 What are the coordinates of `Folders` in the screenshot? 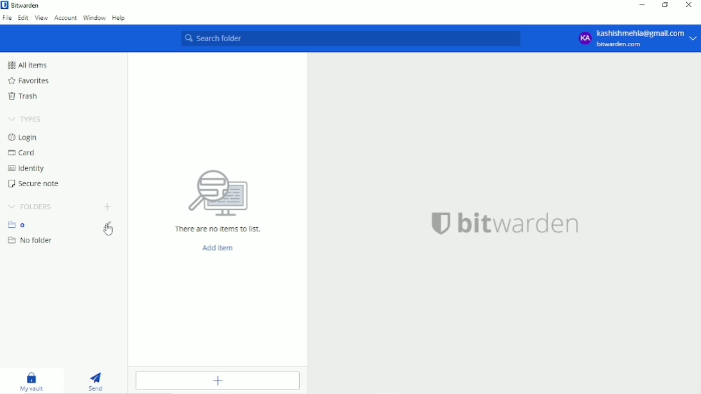 It's located at (30, 207).